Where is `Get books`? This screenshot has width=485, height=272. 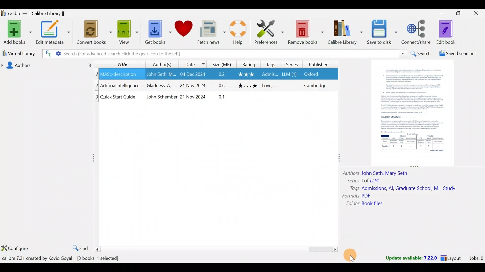 Get books is located at coordinates (158, 33).